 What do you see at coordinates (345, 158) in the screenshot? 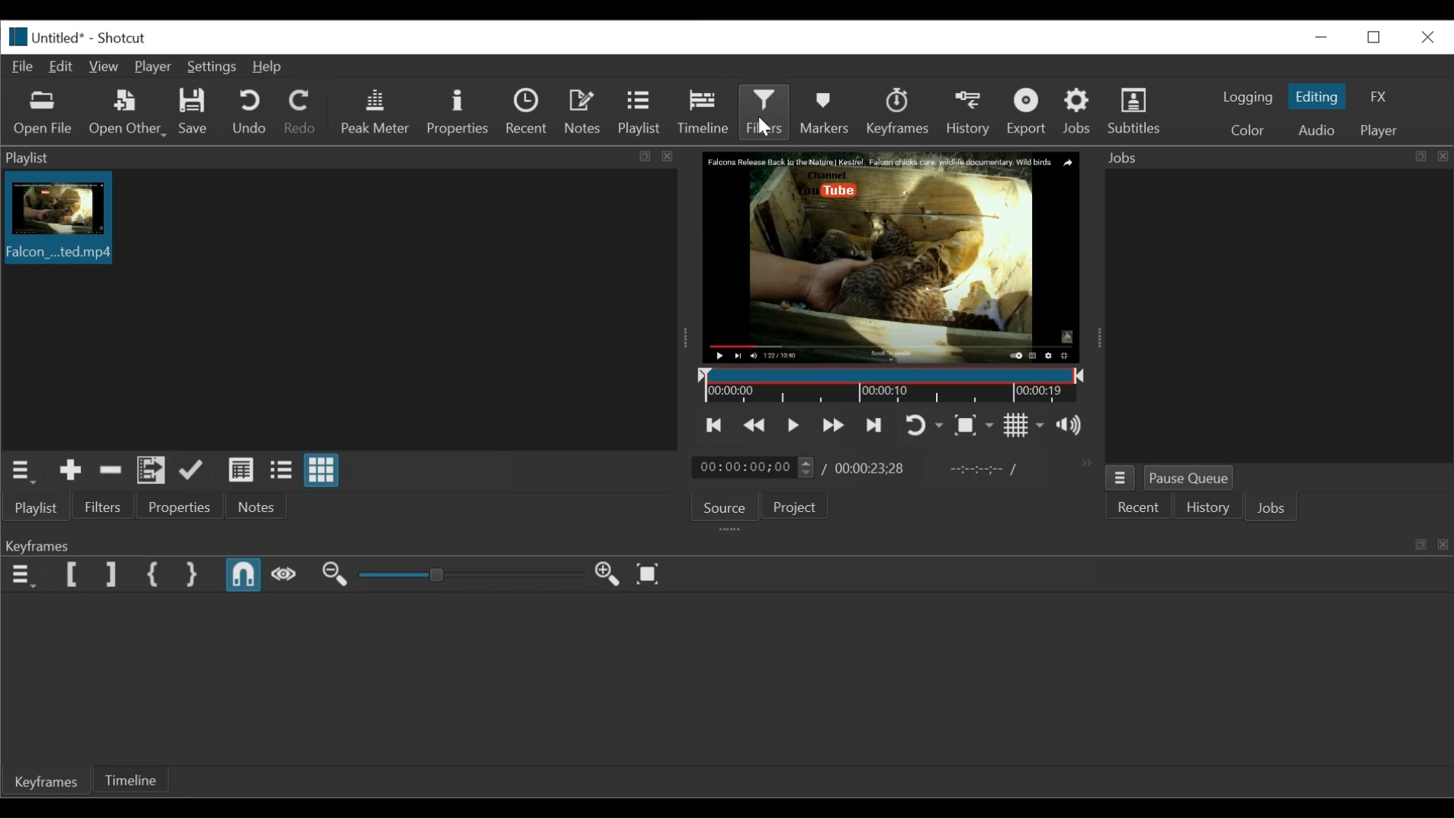
I see `Playlist Panel` at bounding box center [345, 158].